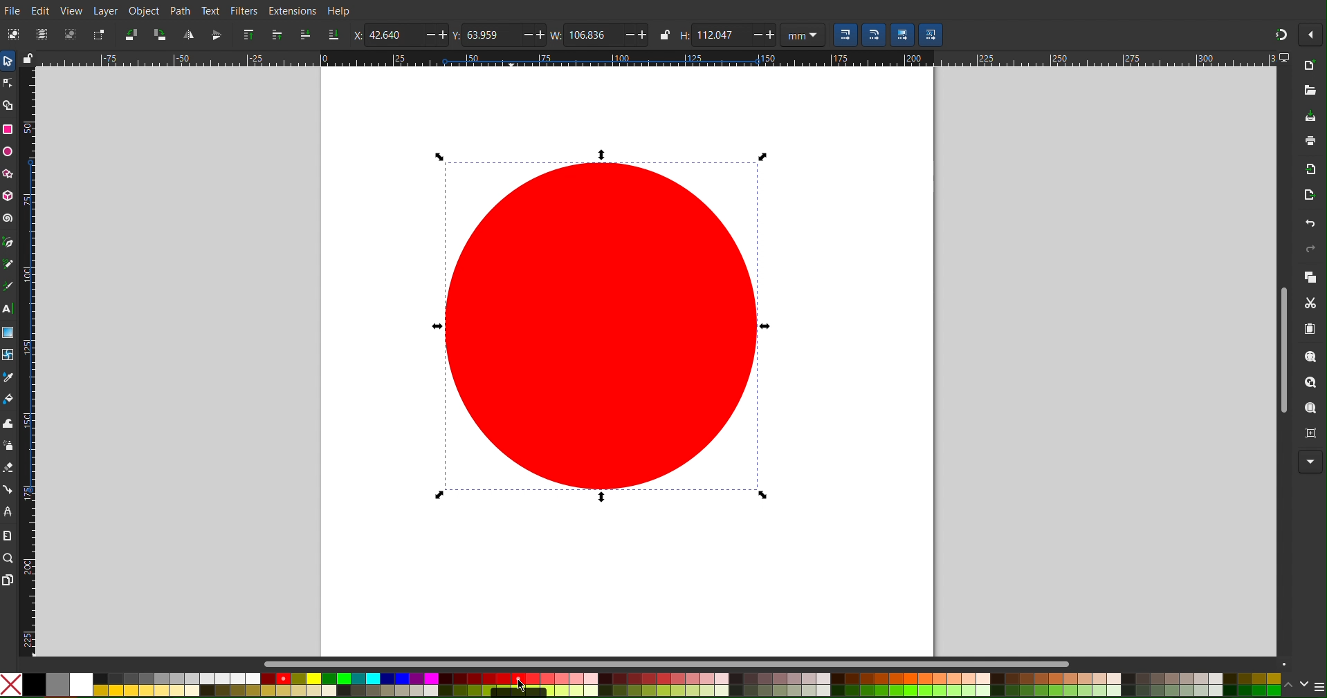 This screenshot has width=1327, height=698. What do you see at coordinates (1276, 35) in the screenshot?
I see `Snapping` at bounding box center [1276, 35].